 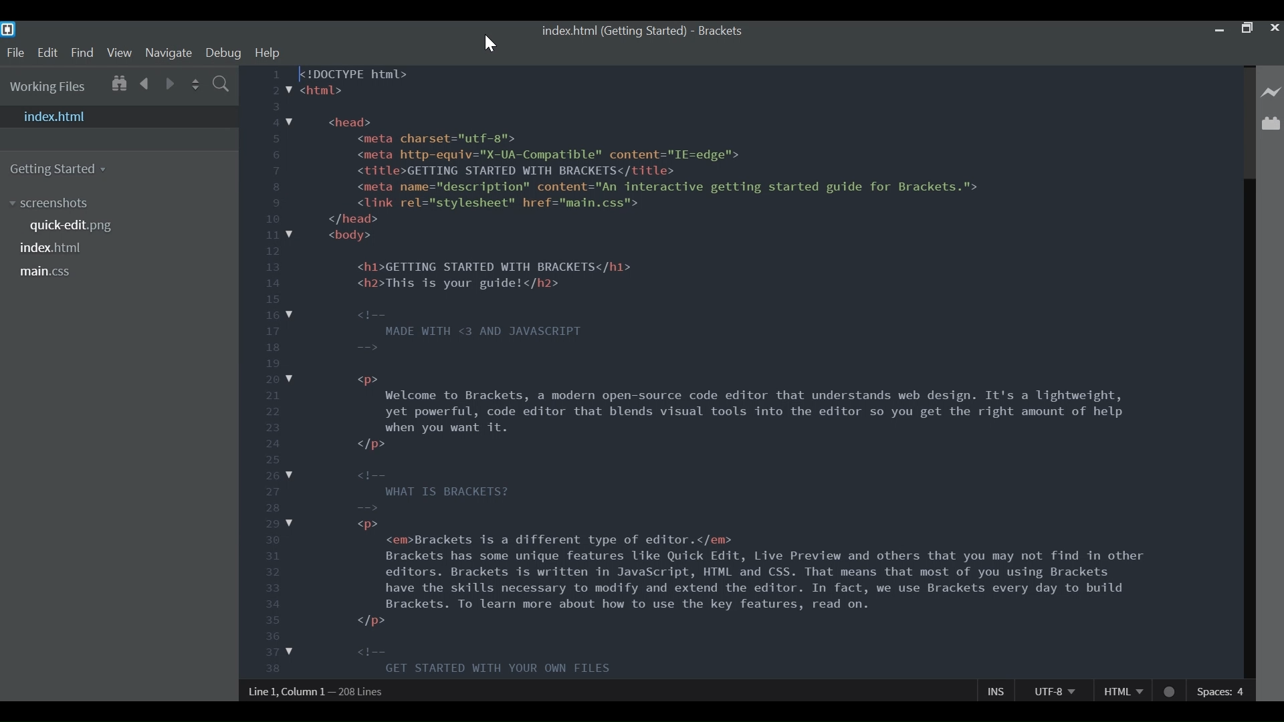 What do you see at coordinates (1168, 689) in the screenshot?
I see `Network connectivity icon` at bounding box center [1168, 689].